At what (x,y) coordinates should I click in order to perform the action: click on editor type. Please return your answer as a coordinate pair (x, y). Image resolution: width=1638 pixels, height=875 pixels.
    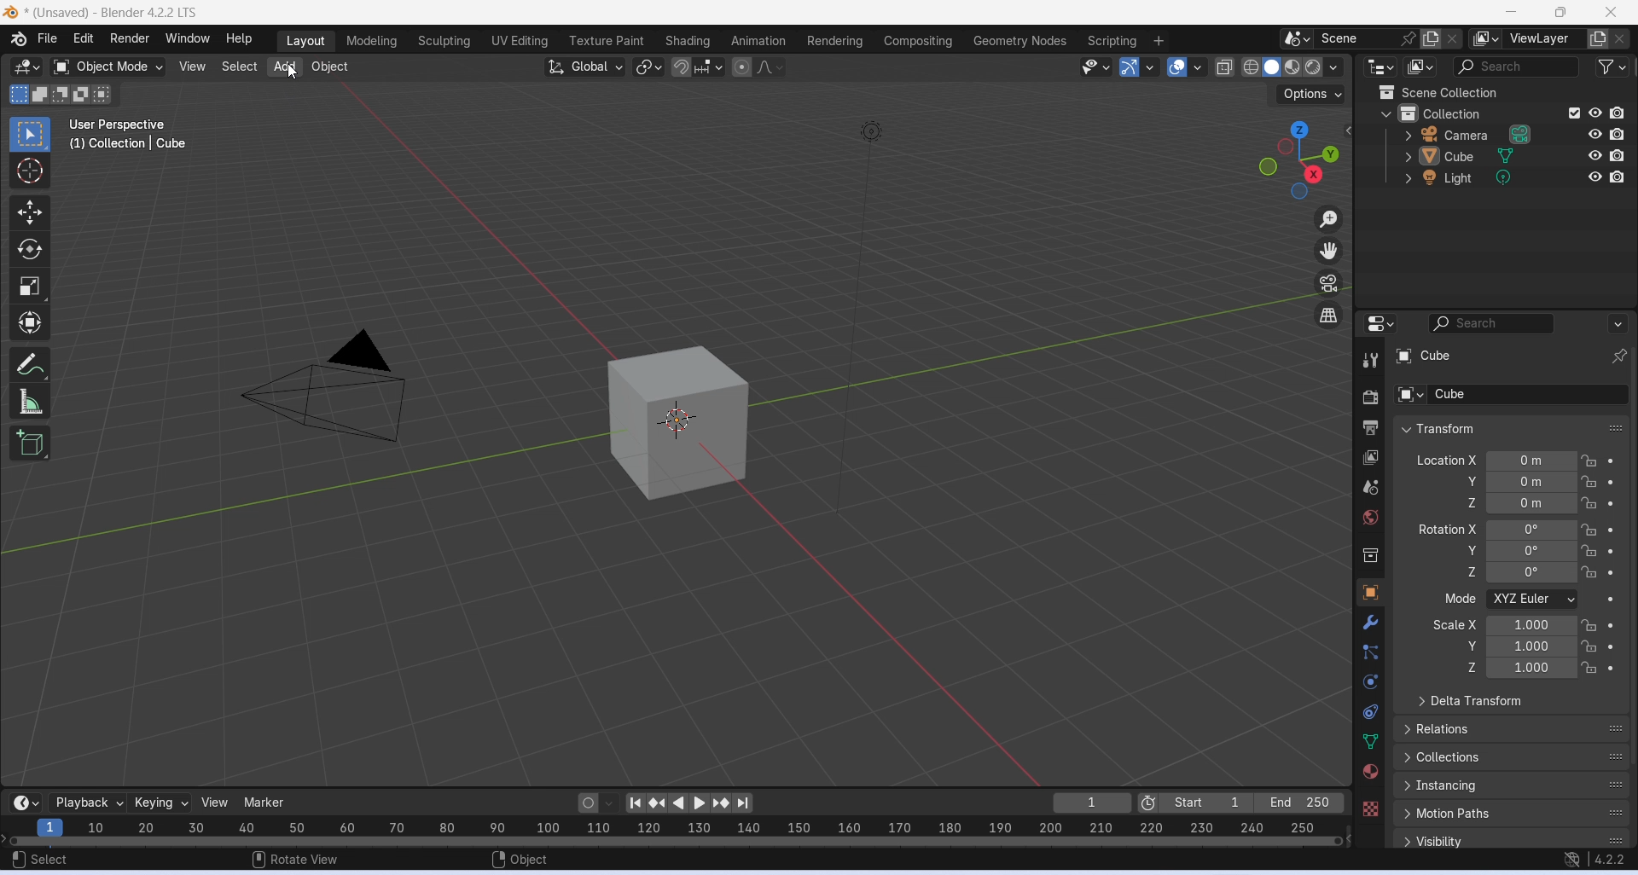
    Looking at the image, I should click on (26, 68).